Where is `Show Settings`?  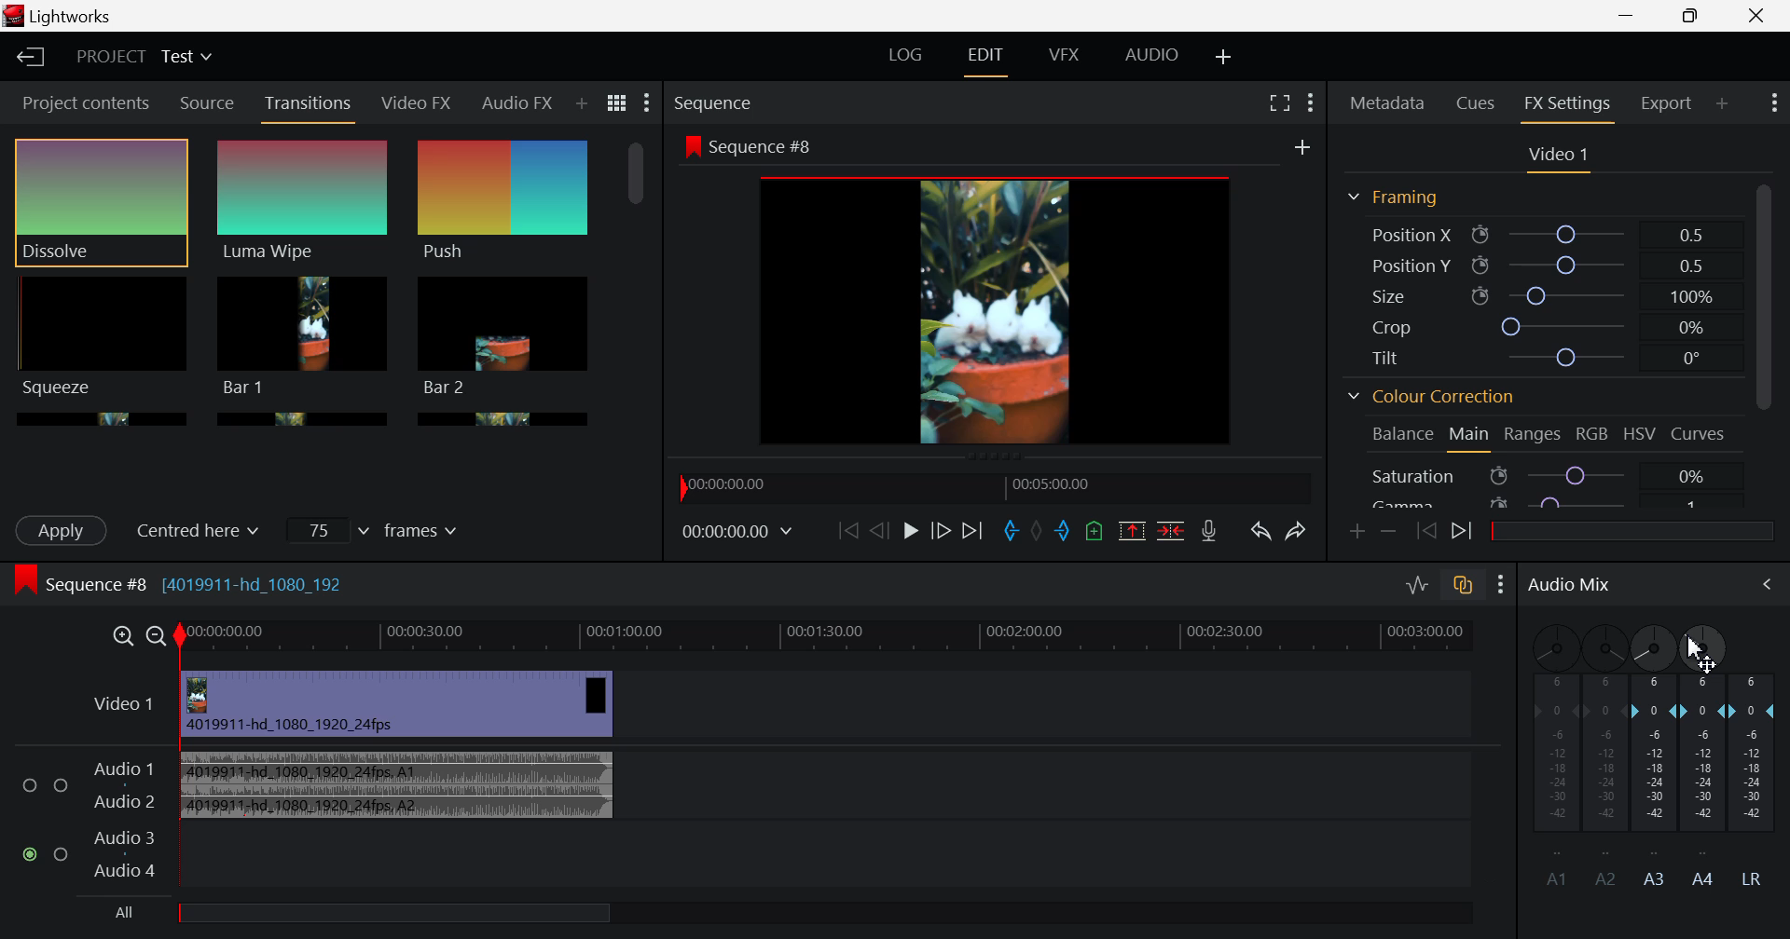 Show Settings is located at coordinates (1501, 587).